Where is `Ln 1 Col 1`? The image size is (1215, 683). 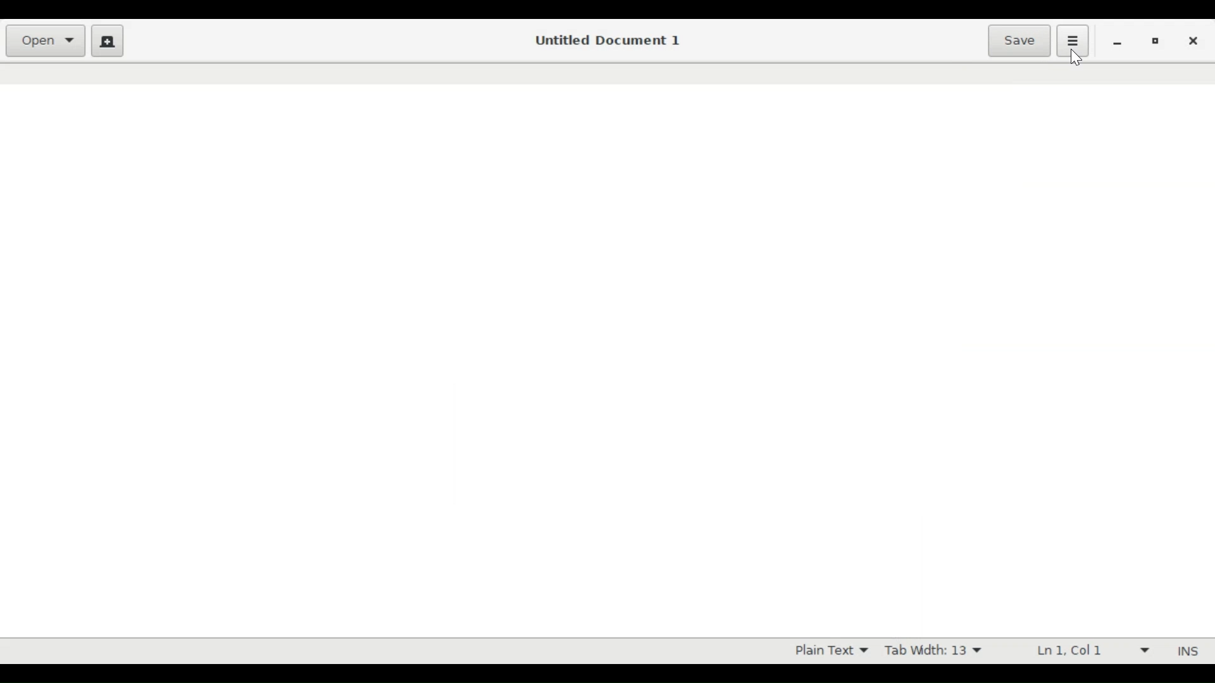
Ln 1 Col 1 is located at coordinates (1092, 651).